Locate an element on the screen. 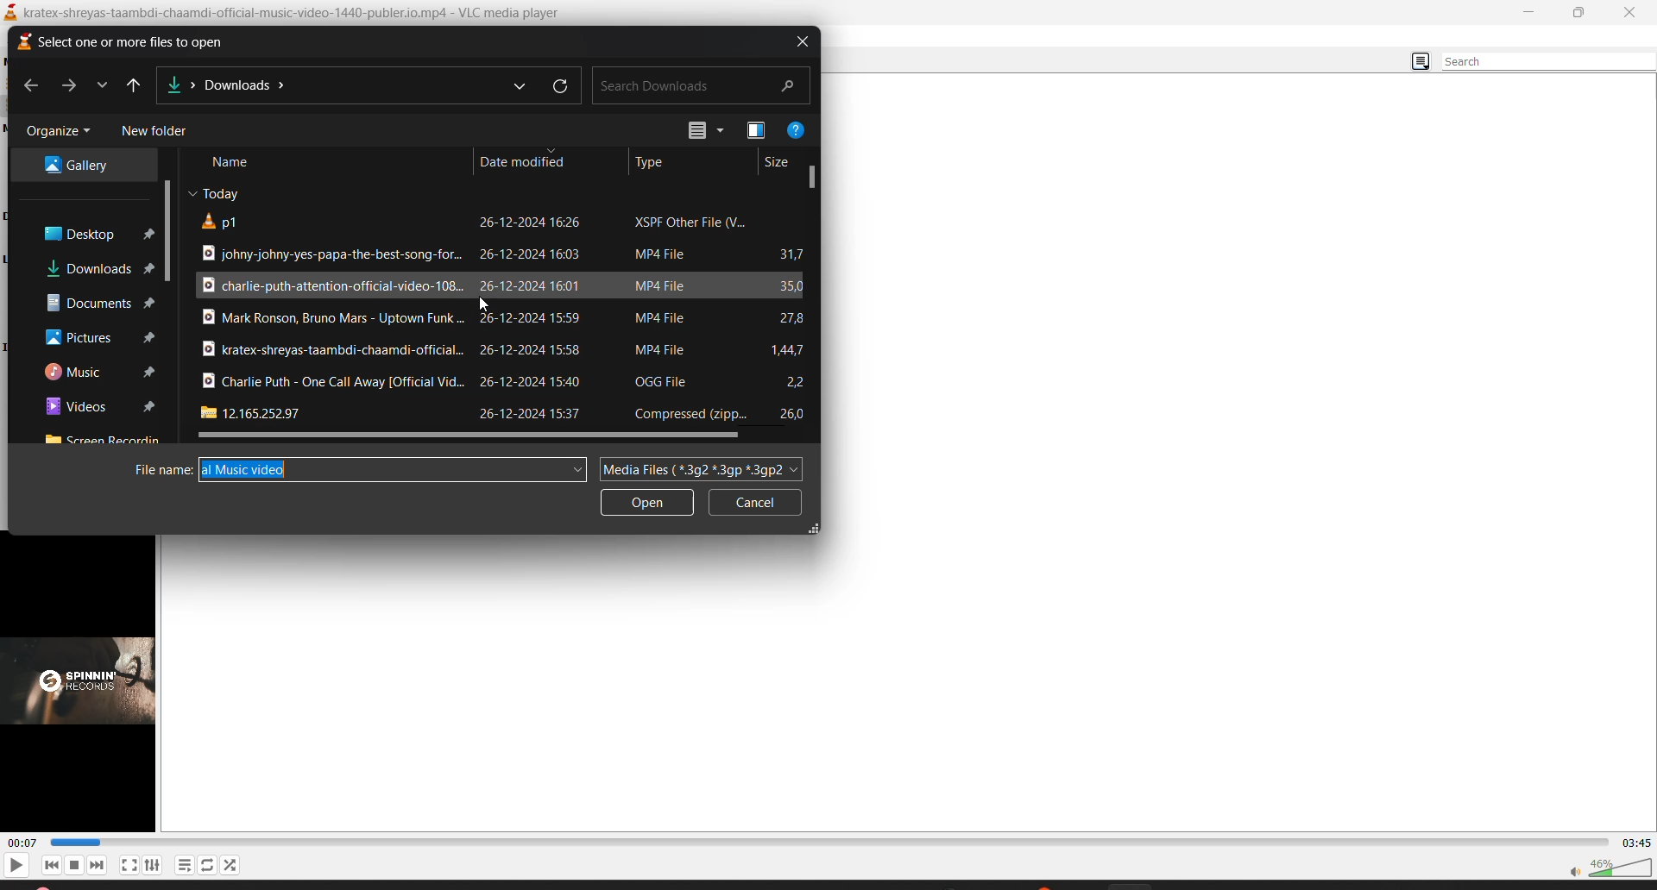 Image resolution: width=1657 pixels, height=890 pixels. file location is located at coordinates (227, 83).